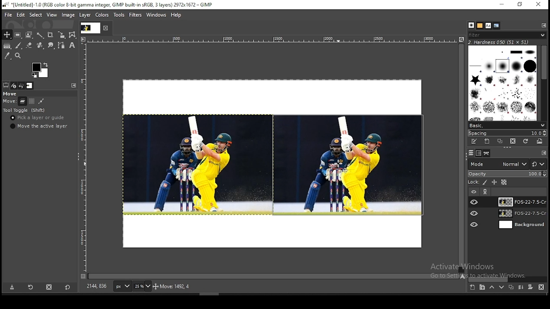 This screenshot has height=309, width=550. What do you see at coordinates (500, 141) in the screenshot?
I see `duplicate brush` at bounding box center [500, 141].